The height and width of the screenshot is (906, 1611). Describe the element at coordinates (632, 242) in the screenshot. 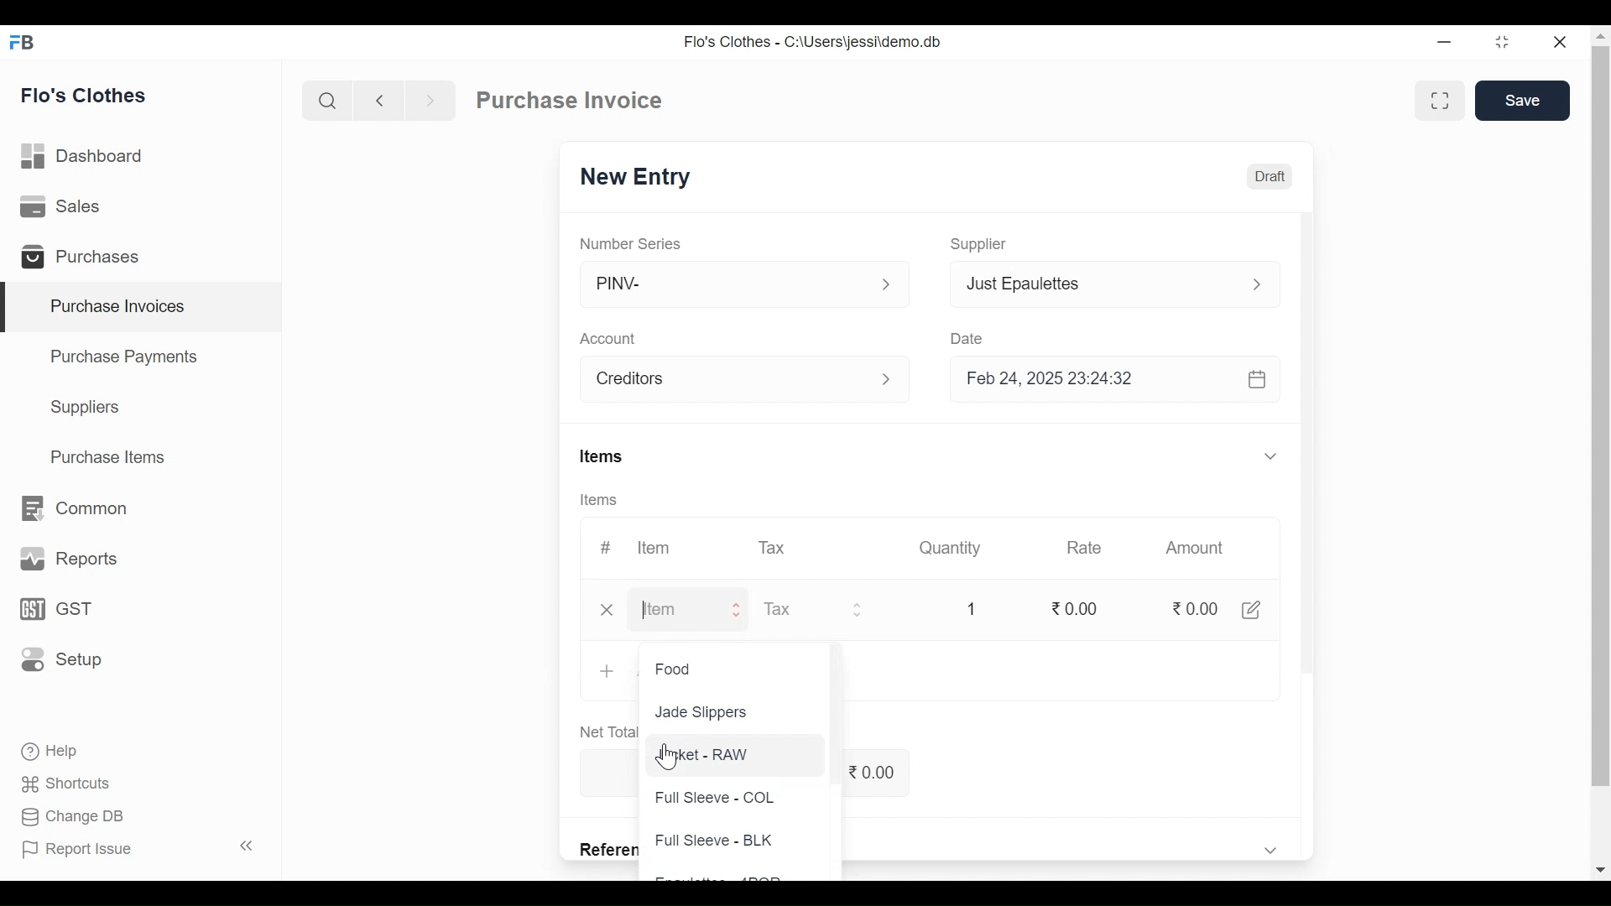

I see `Number Series` at that location.